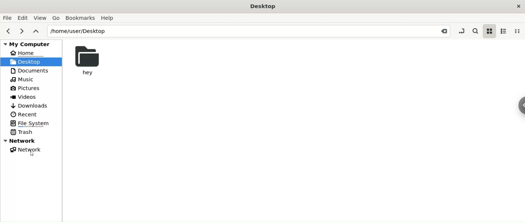  I want to click on File, so click(8, 18).